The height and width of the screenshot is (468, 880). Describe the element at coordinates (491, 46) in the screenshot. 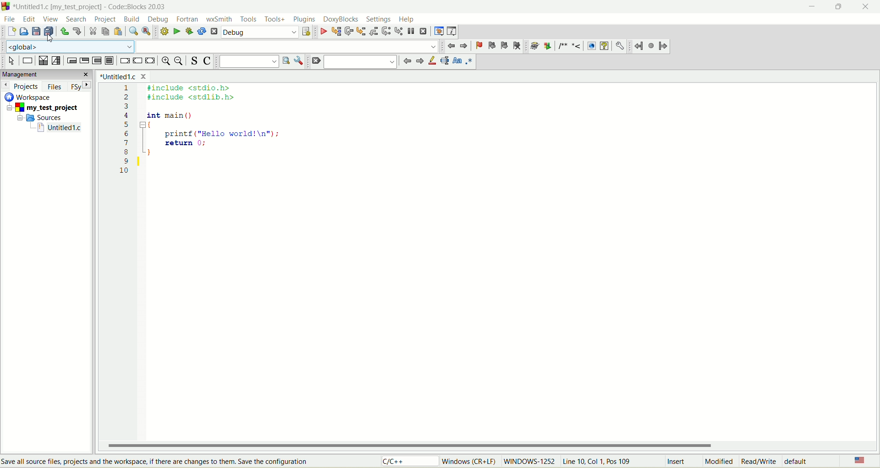

I see `previous bookmark` at that location.